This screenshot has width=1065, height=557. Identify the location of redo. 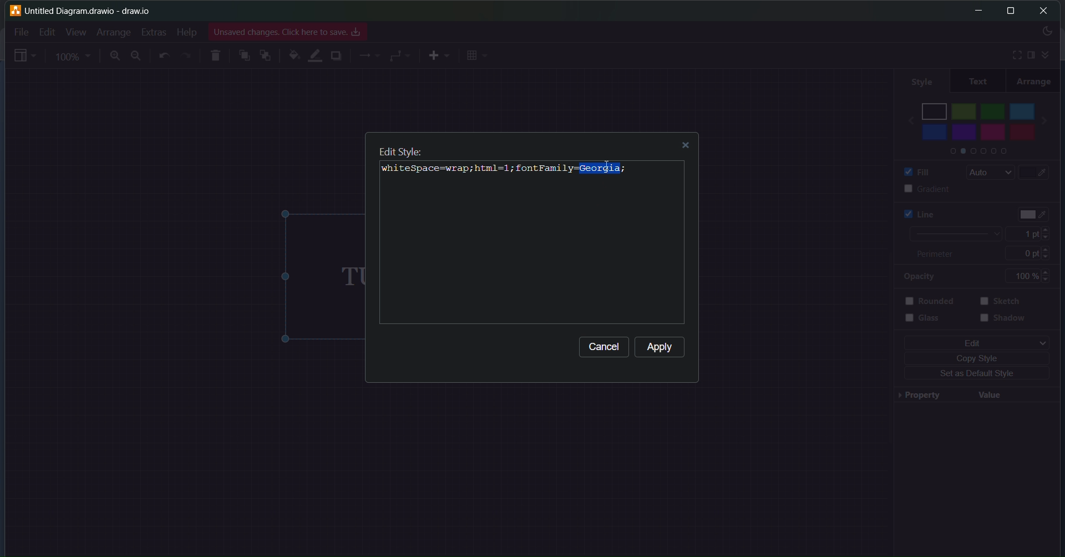
(186, 55).